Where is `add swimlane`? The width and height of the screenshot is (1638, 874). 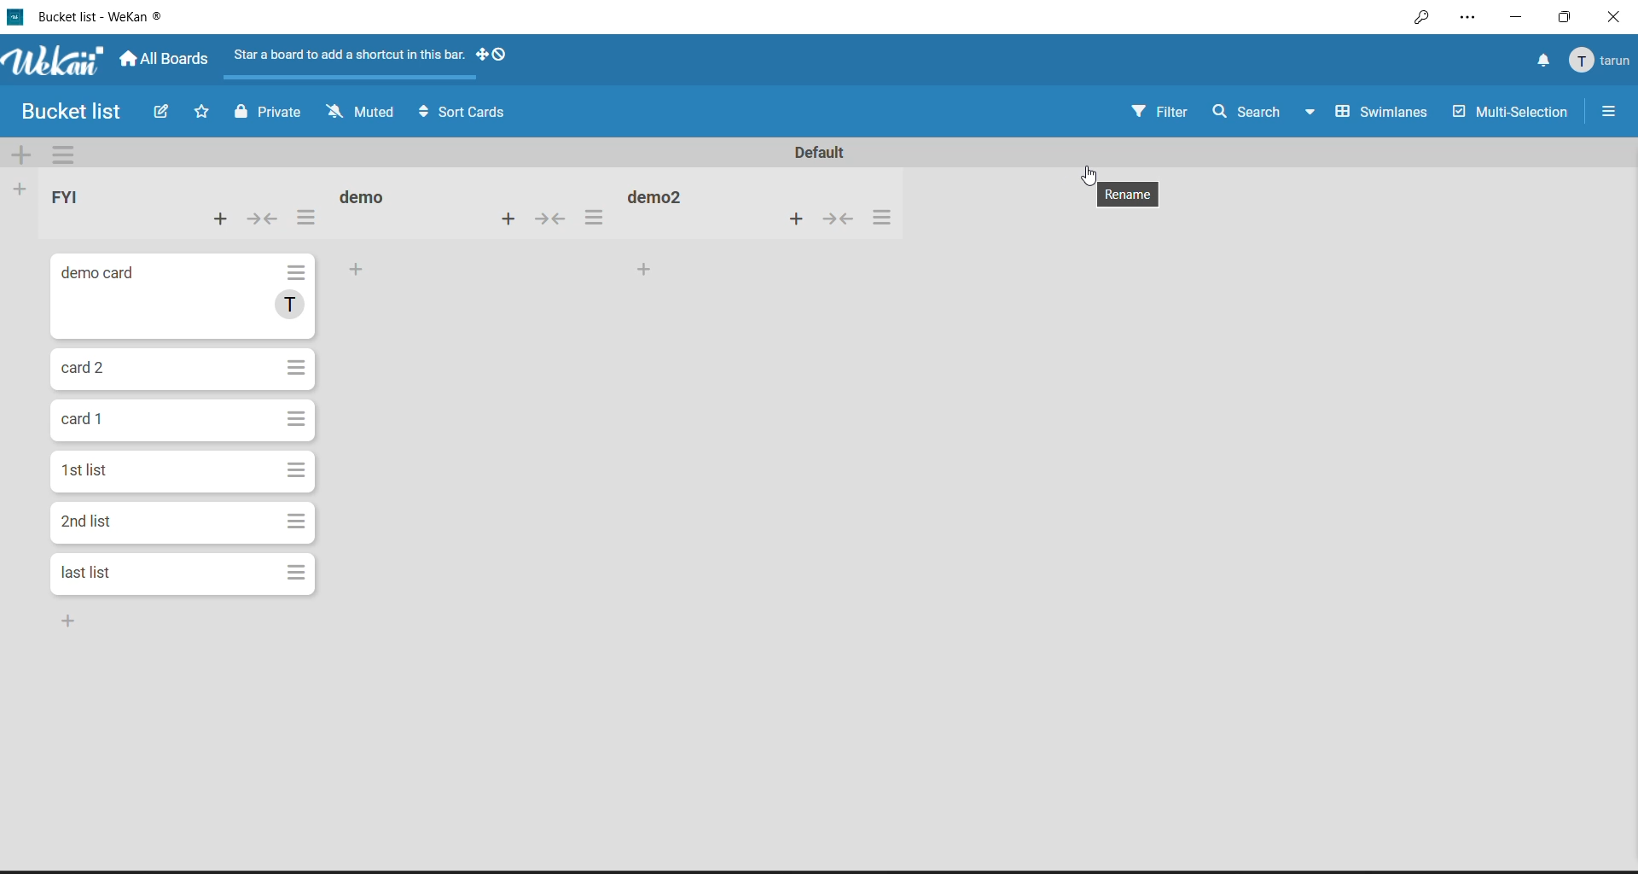
add swimlane is located at coordinates (24, 153).